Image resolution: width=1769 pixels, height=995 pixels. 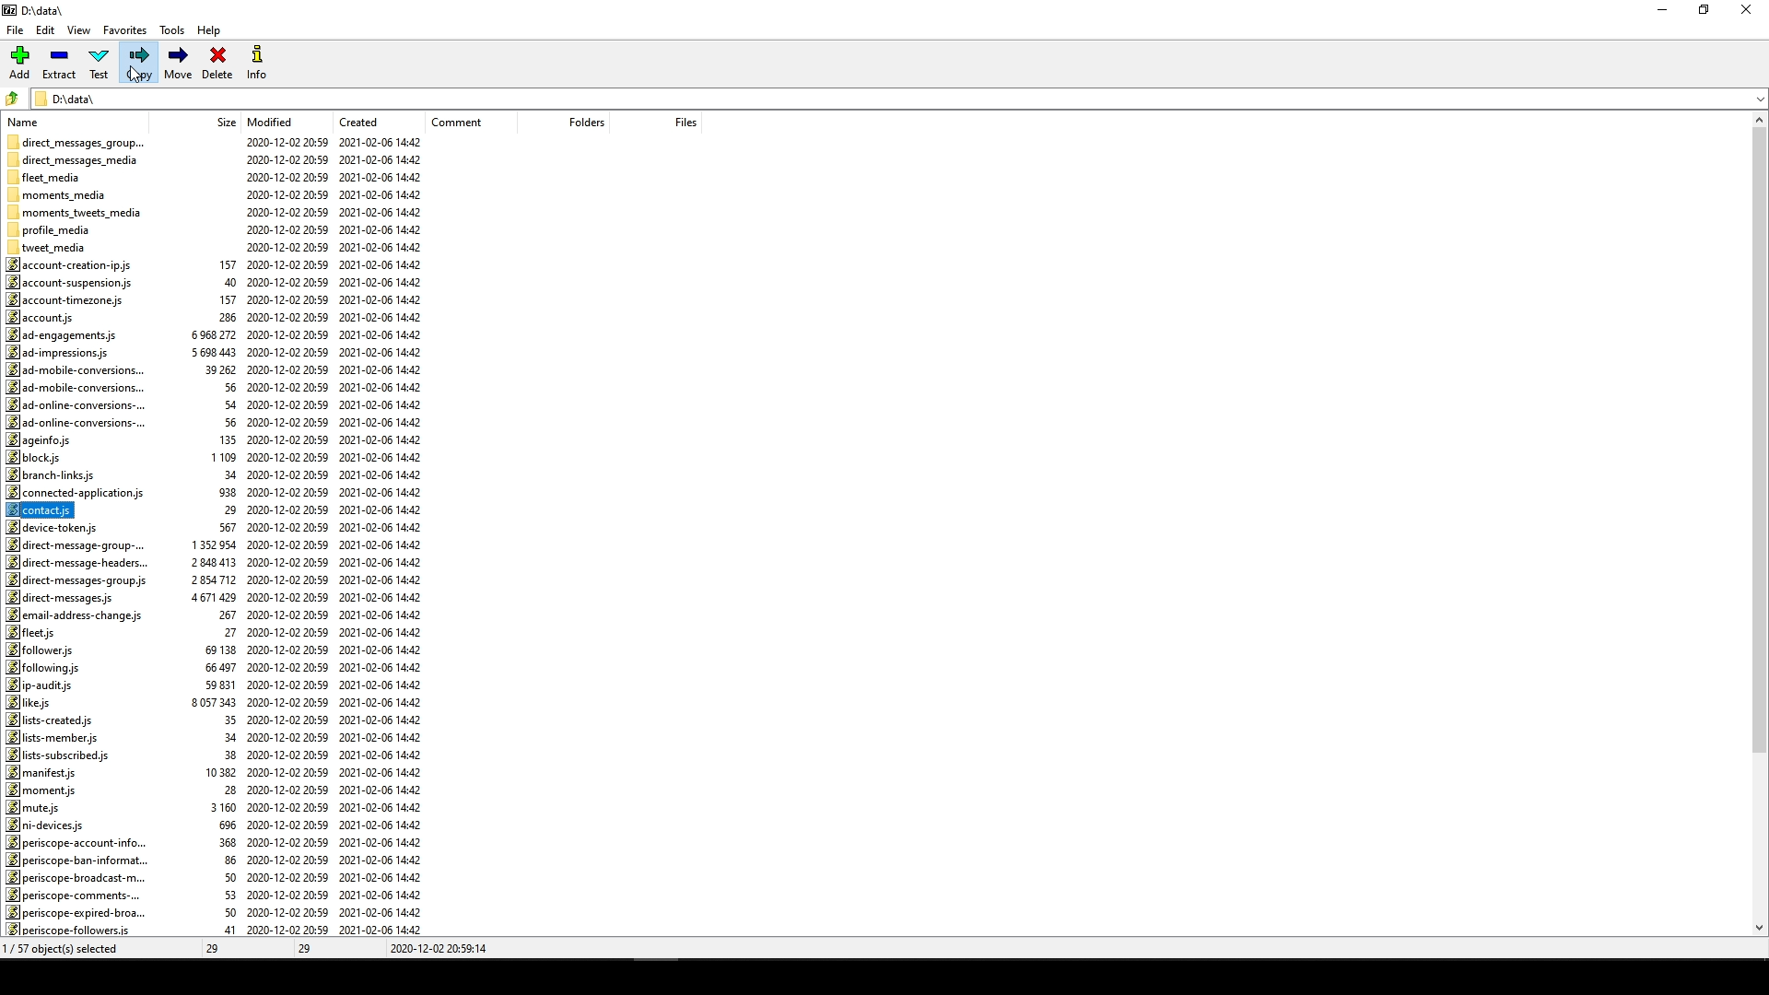 I want to click on cursor, so click(x=141, y=80).